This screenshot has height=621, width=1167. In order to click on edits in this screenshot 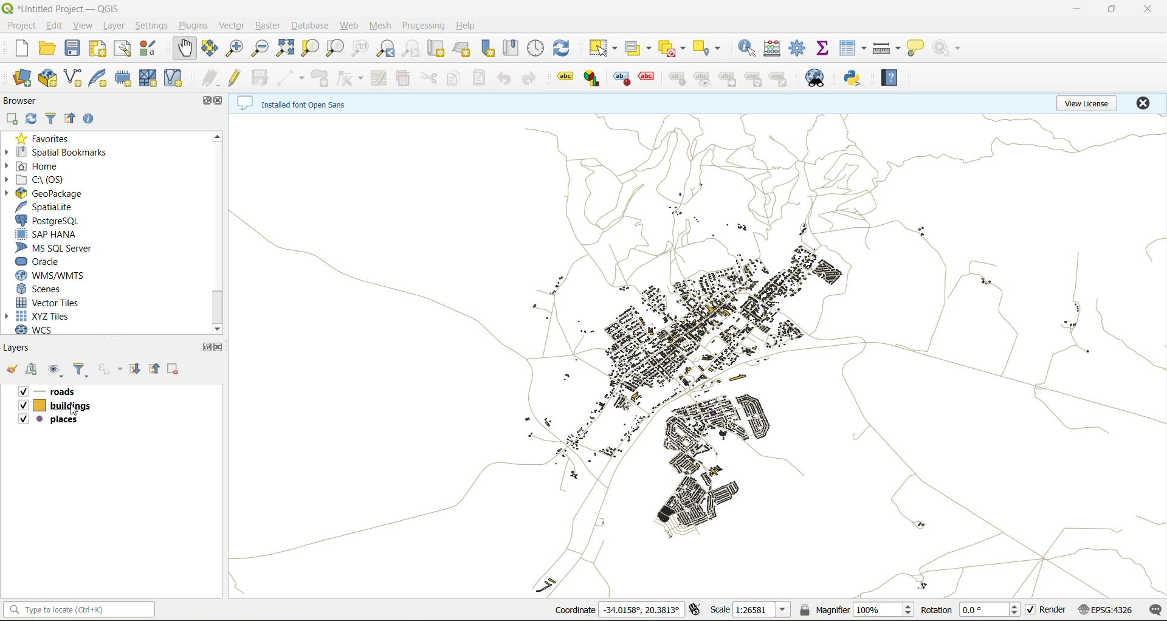, I will do `click(210, 78)`.